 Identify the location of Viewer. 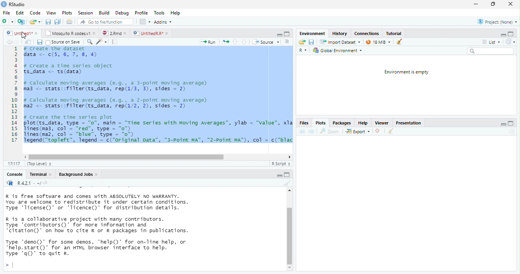
(381, 123).